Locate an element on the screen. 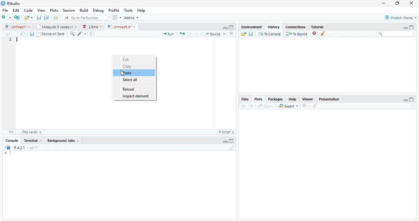 The height and width of the screenshot is (221, 419). > is located at coordinates (7, 153).